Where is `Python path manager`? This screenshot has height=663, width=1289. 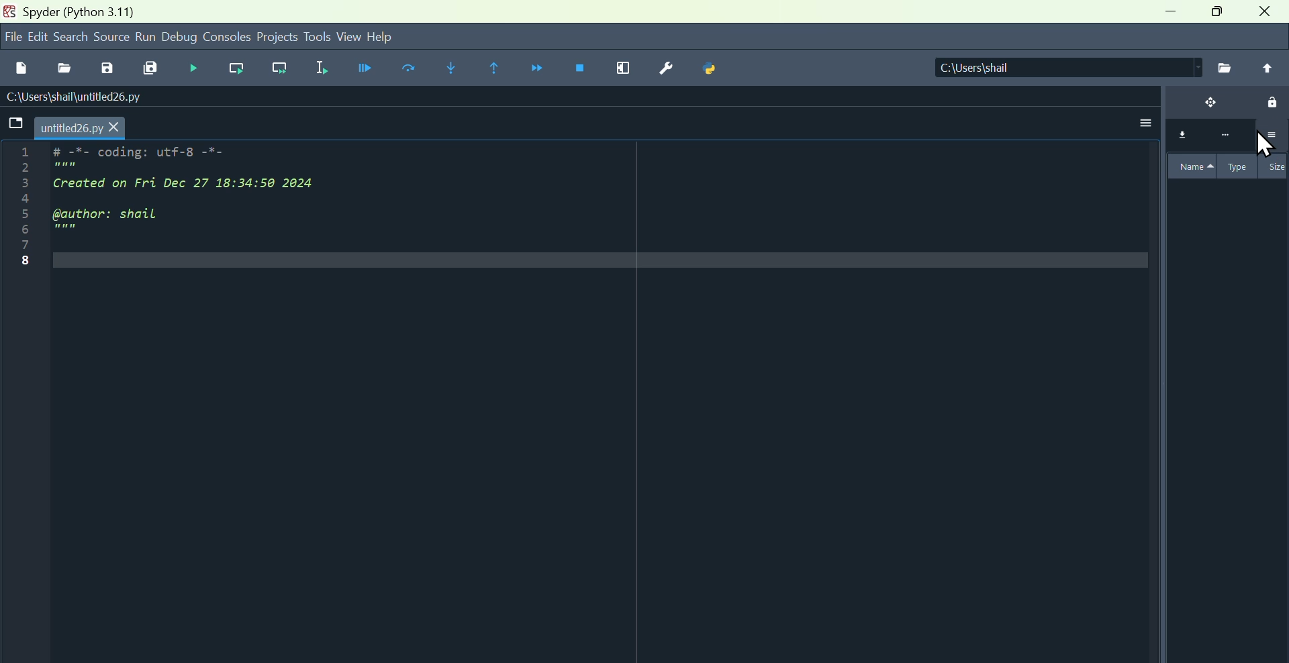 Python path manager is located at coordinates (714, 70).